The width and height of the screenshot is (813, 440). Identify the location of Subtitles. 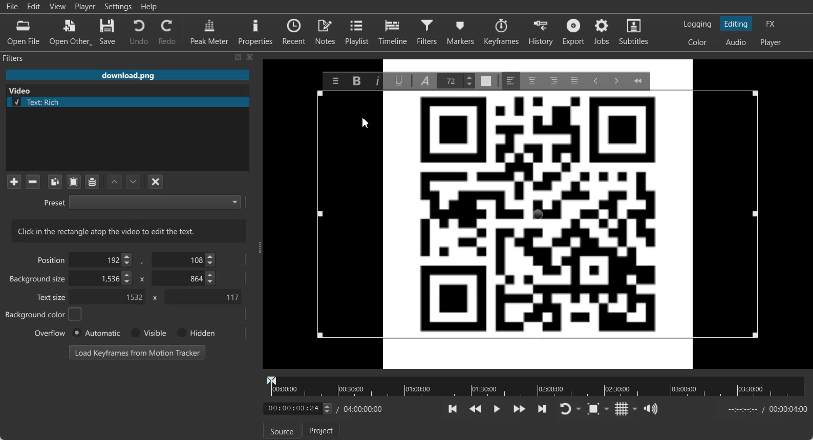
(634, 32).